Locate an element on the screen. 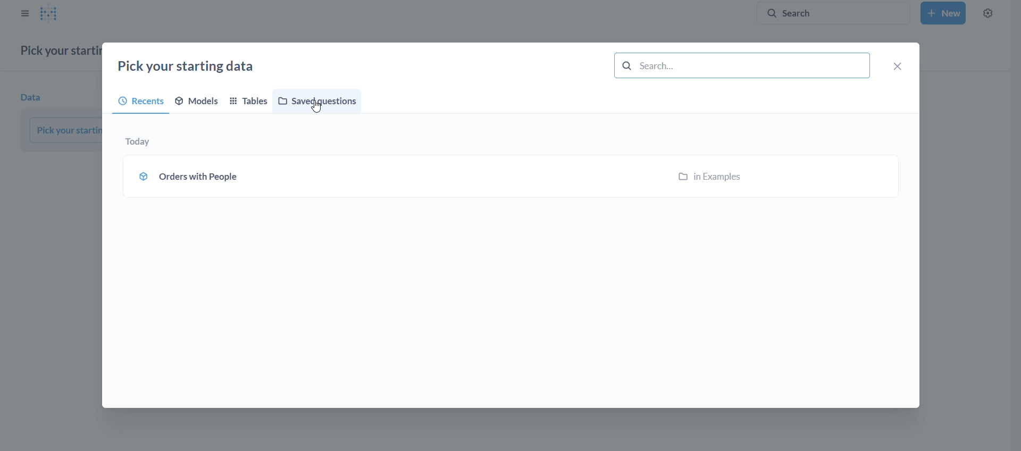  logo is located at coordinates (53, 14).